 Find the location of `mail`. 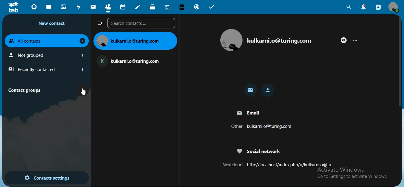

mail is located at coordinates (251, 91).